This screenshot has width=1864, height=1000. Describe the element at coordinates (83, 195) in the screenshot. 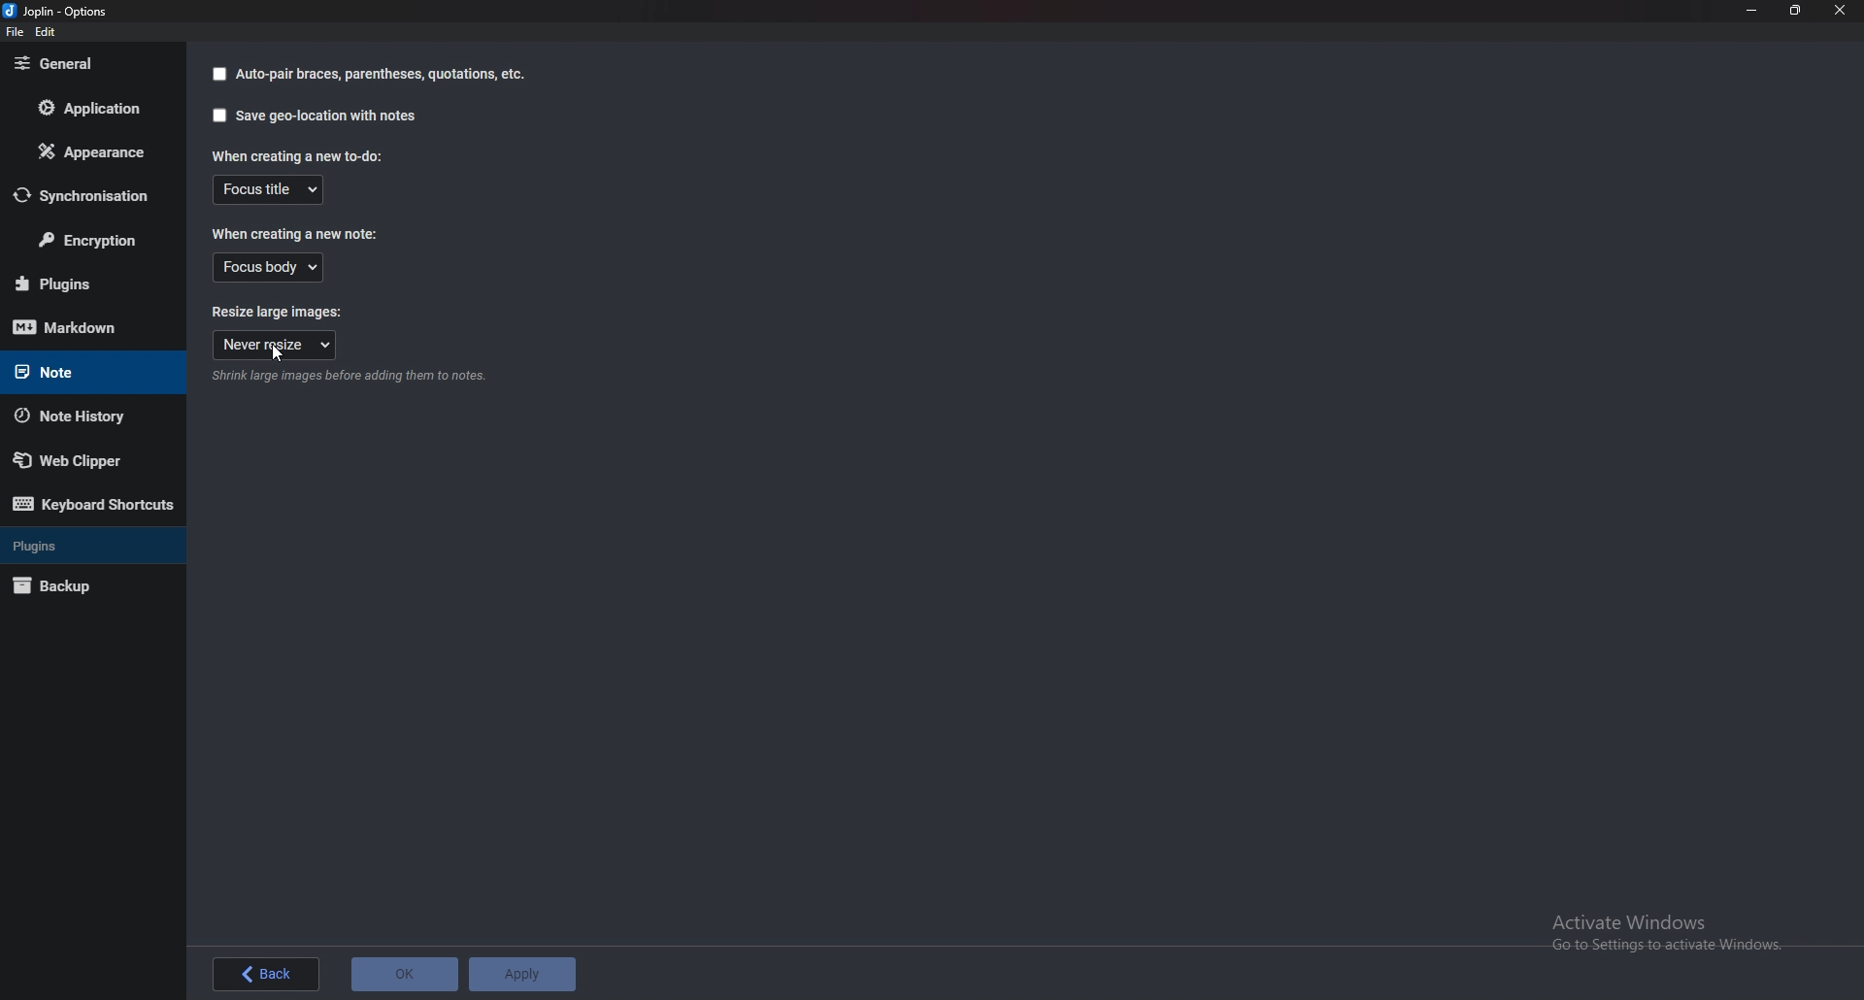

I see `Synchronization` at that location.